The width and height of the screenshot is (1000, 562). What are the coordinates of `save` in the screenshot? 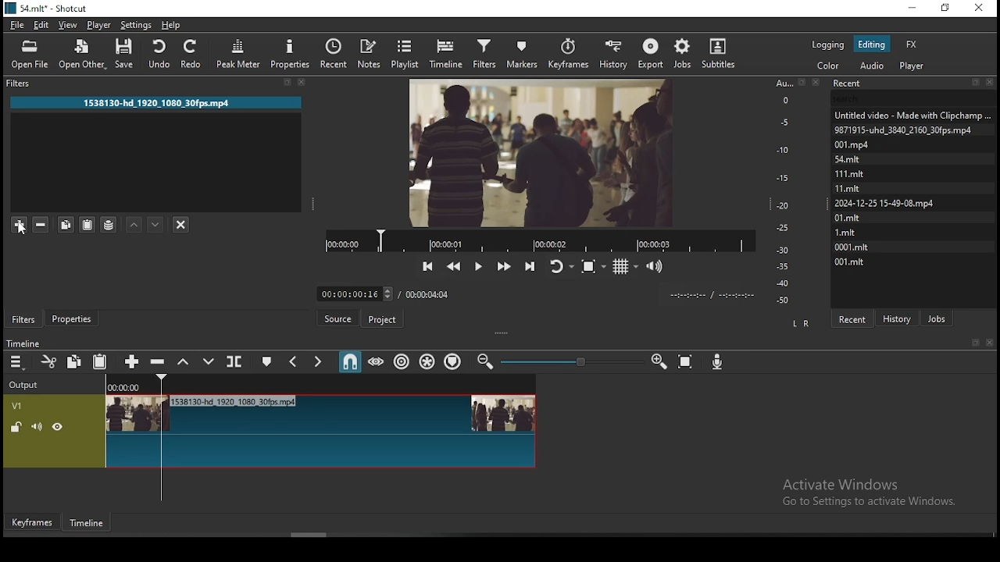 It's located at (129, 56).